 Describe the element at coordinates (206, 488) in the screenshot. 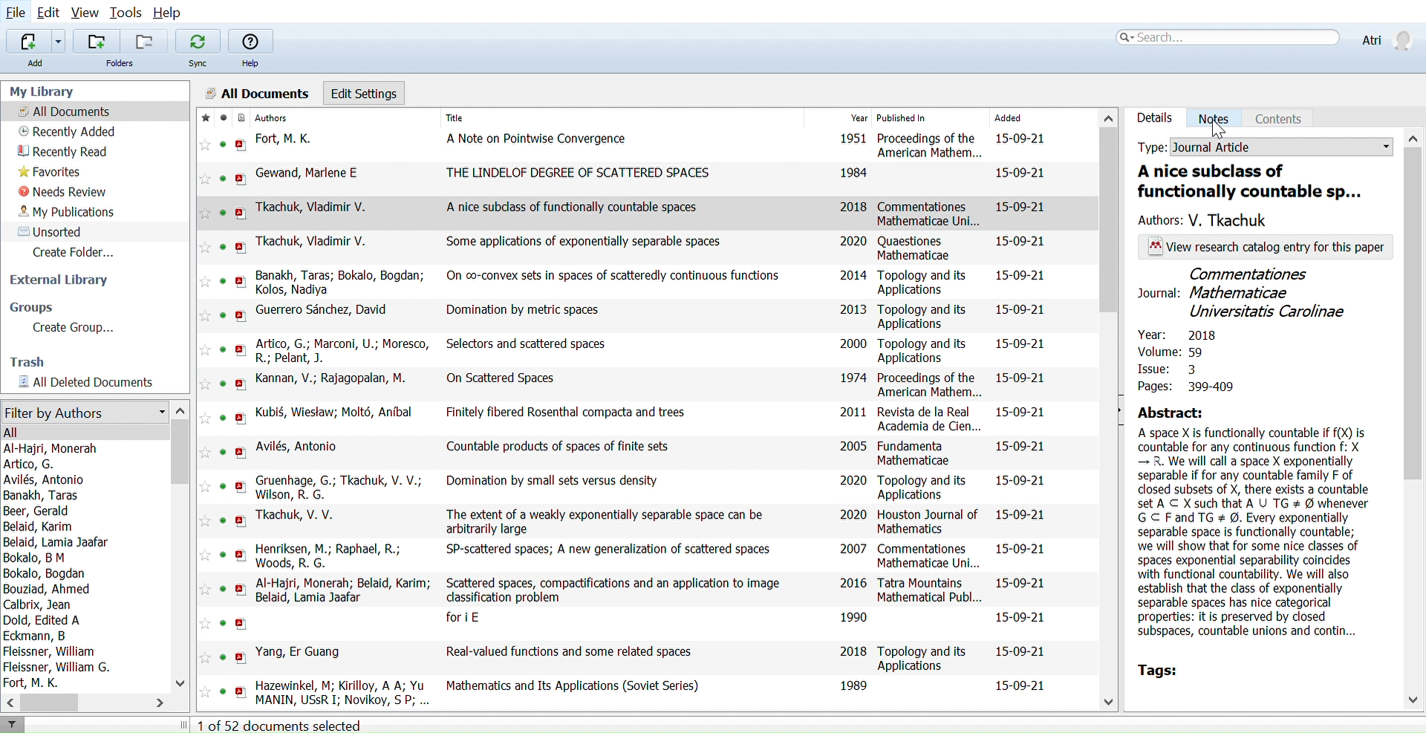

I see `Add this reference to favorites` at that location.